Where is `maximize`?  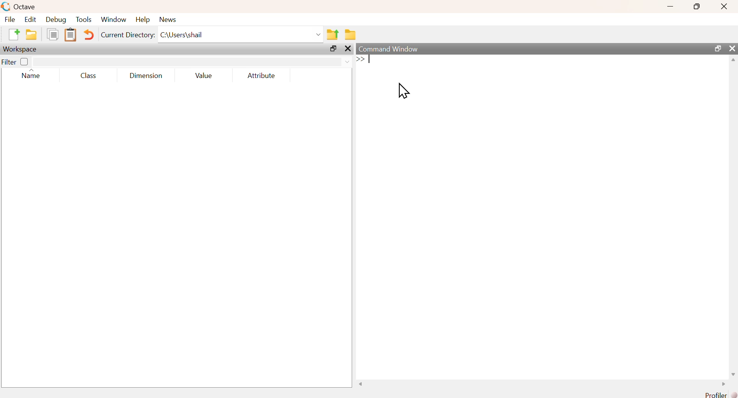 maximize is located at coordinates (717, 48).